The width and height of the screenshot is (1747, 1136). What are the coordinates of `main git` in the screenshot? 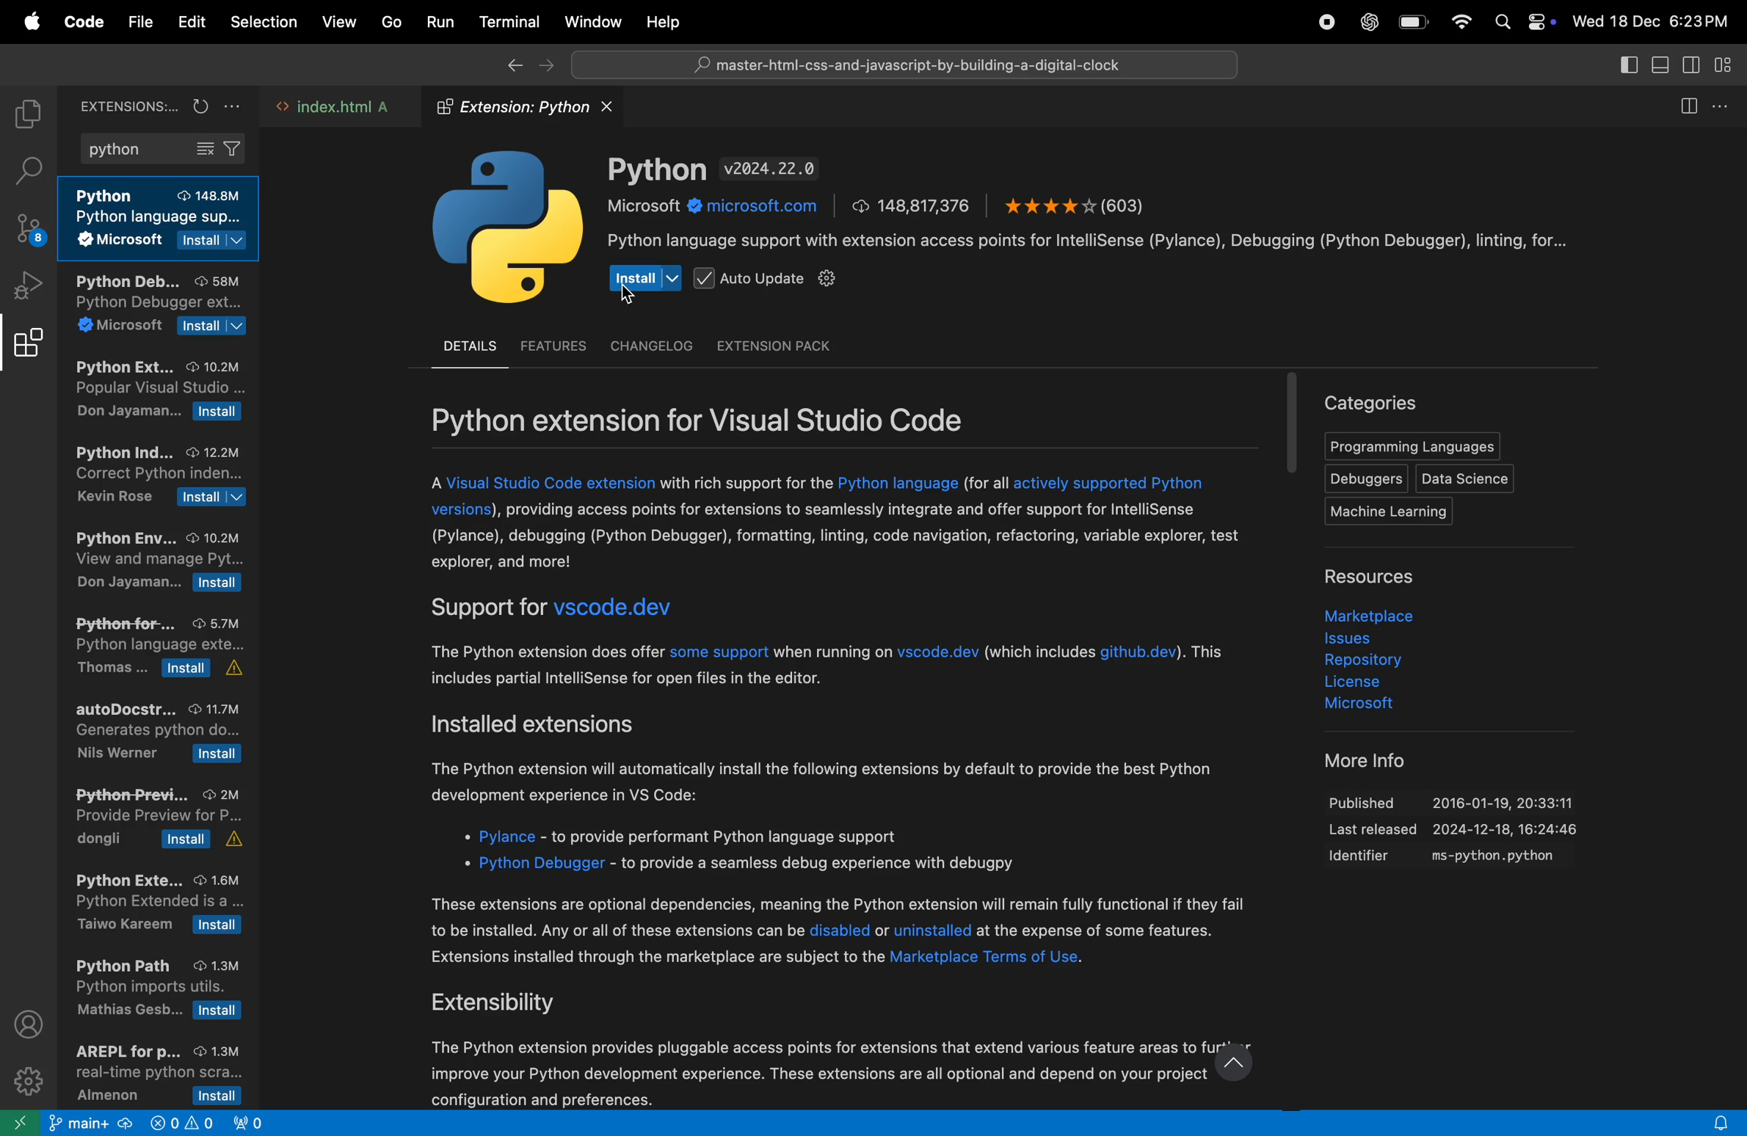 It's located at (91, 1126).